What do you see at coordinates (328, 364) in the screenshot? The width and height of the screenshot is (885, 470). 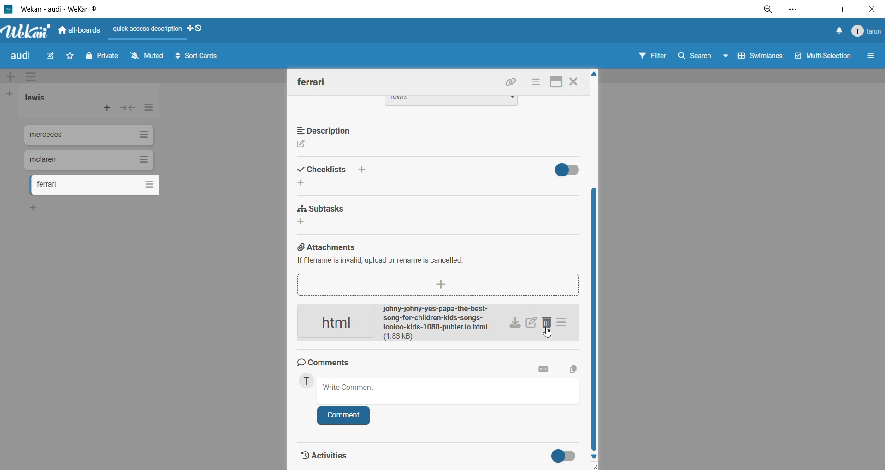 I see `comments` at bounding box center [328, 364].